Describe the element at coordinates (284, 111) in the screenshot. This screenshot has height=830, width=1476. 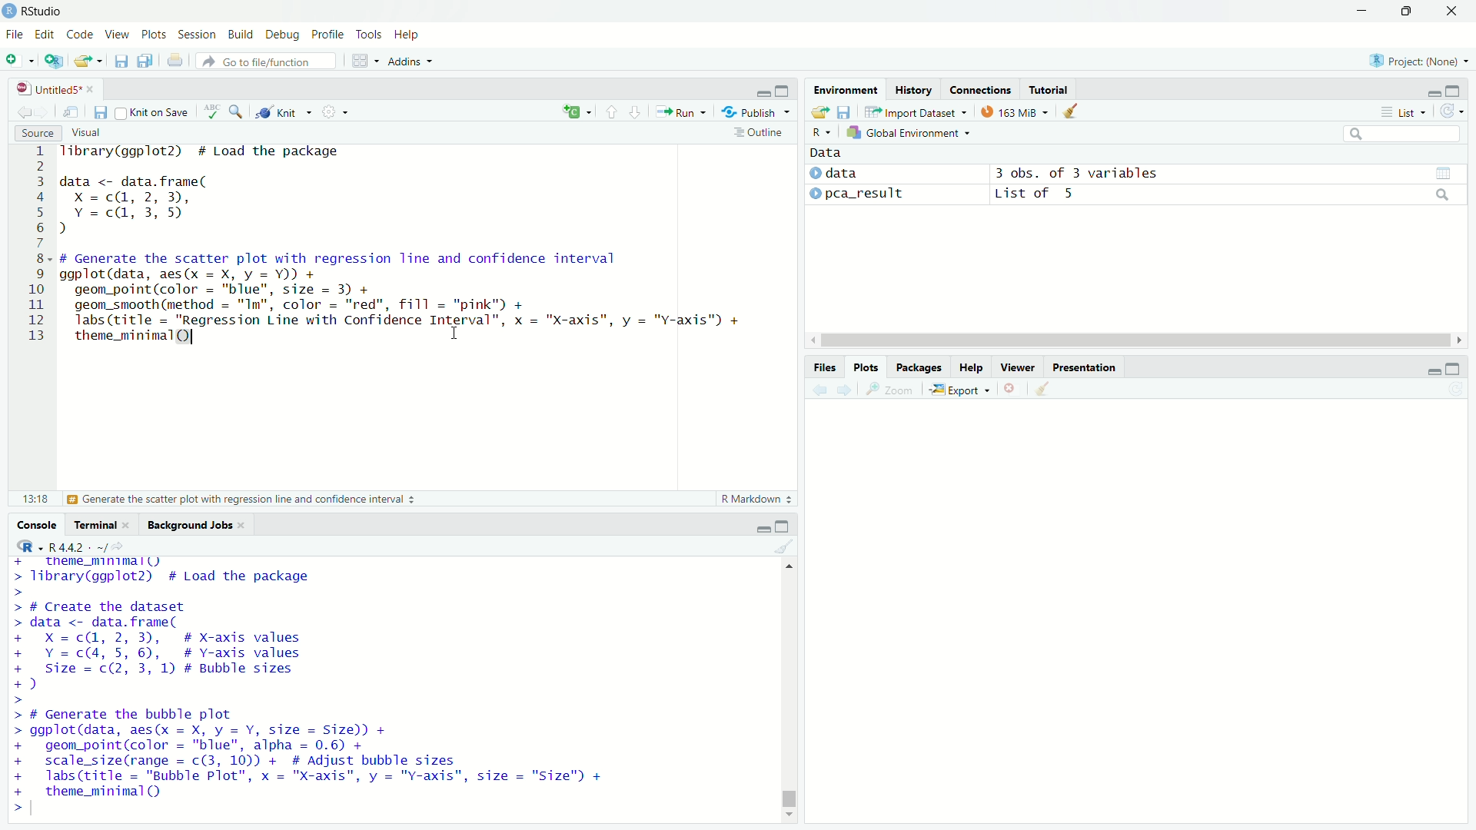
I see `Knit` at that location.